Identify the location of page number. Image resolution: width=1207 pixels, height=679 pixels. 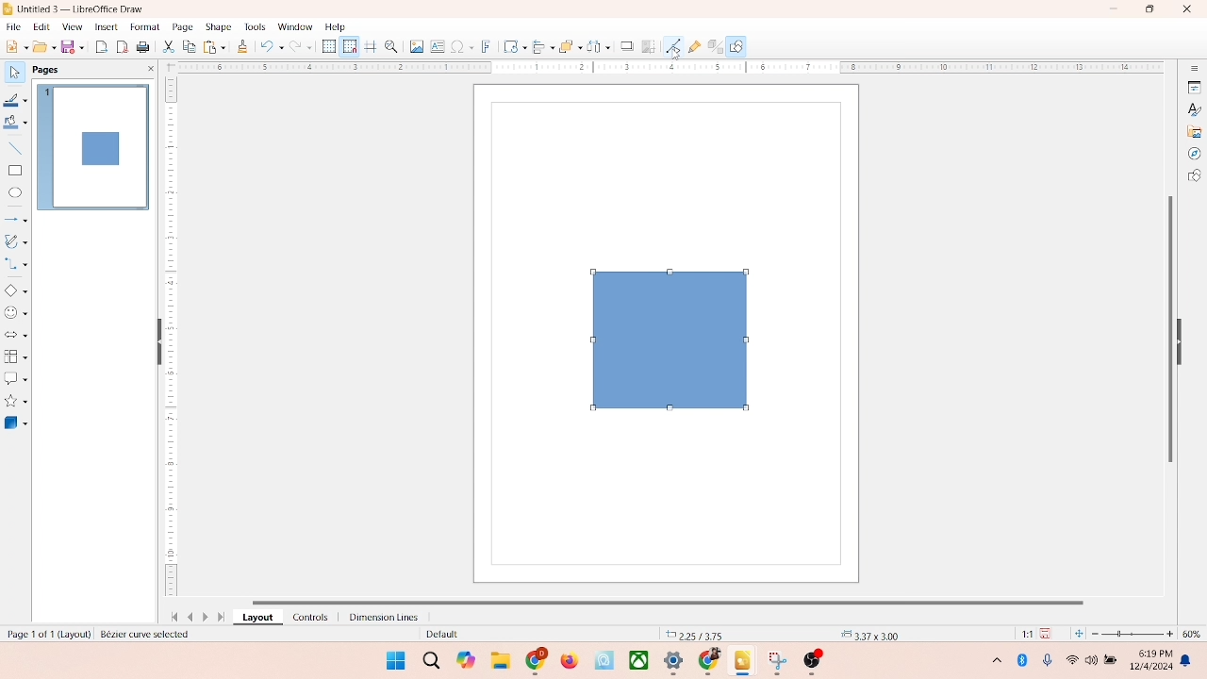
(46, 633).